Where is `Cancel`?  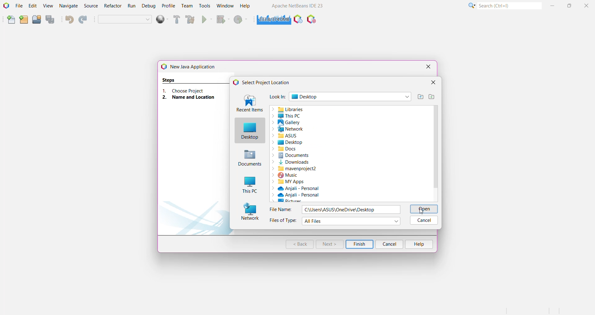 Cancel is located at coordinates (390, 244).